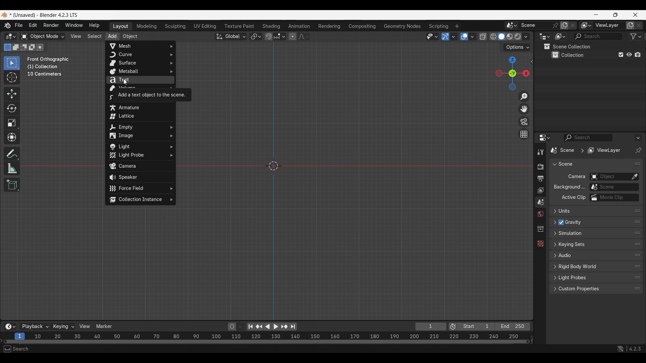 The image size is (646, 363). What do you see at coordinates (591, 266) in the screenshot?
I see `Click to expand Rigid body world` at bounding box center [591, 266].